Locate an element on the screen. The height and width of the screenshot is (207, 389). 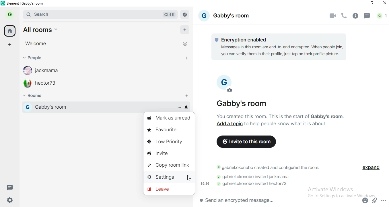
emoji is located at coordinates (365, 200).